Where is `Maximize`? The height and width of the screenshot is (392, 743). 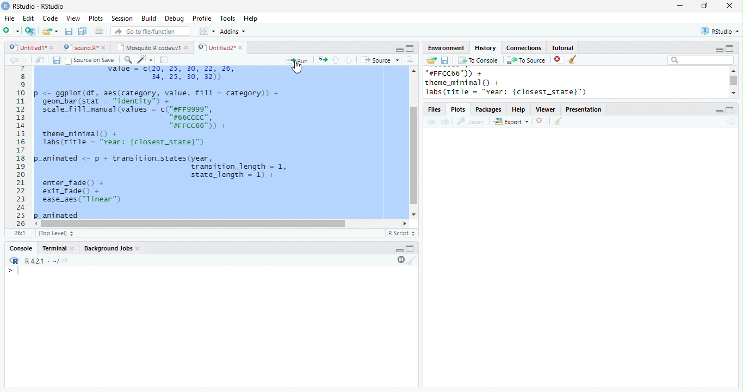
Maximize is located at coordinates (410, 249).